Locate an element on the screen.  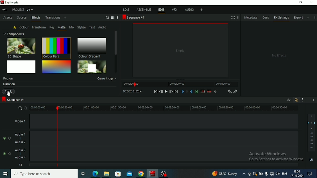
Zoom Out is located at coordinates (26, 108).